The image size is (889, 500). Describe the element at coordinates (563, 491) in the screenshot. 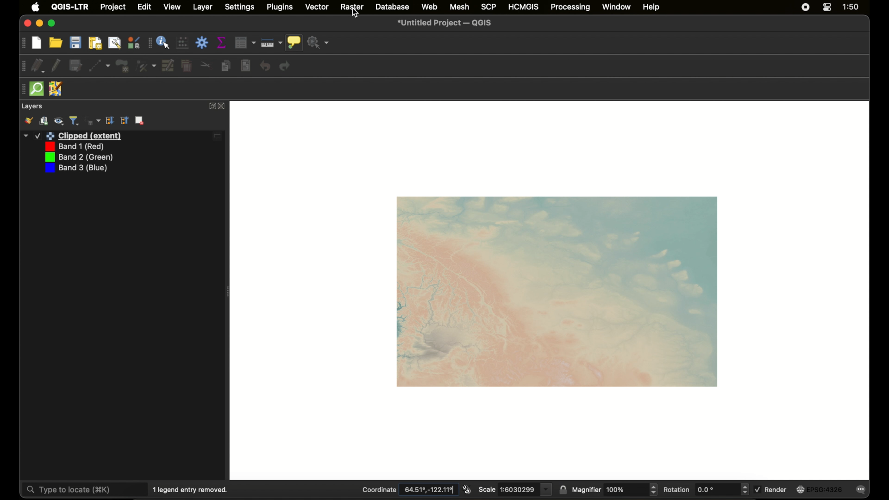

I see `lock scale` at that location.